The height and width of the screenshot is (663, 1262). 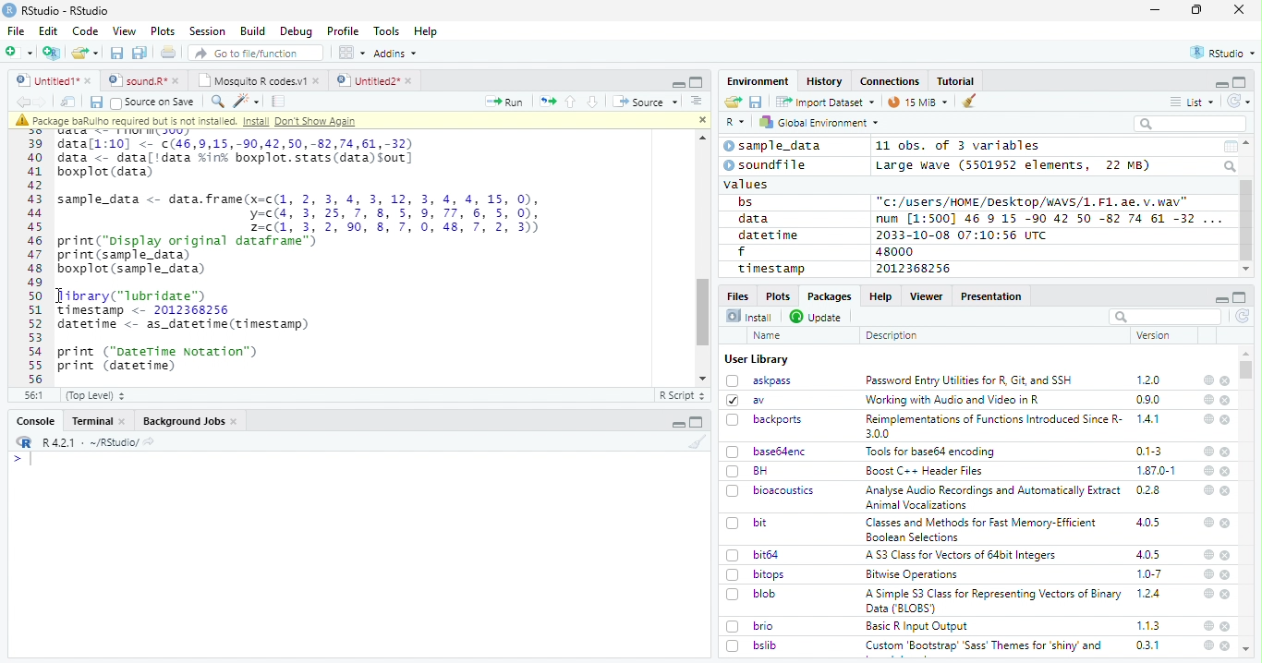 I want to click on 15 MiB, so click(x=918, y=102).